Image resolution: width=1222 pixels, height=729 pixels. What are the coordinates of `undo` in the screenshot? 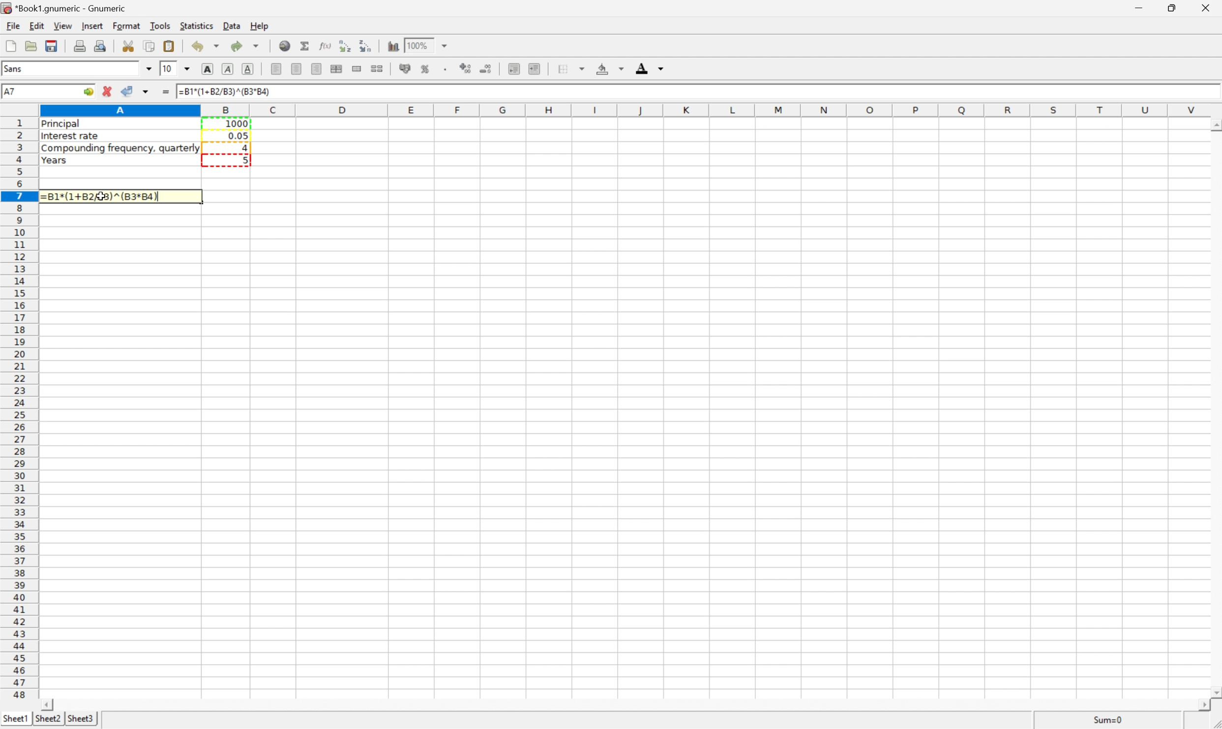 It's located at (205, 46).